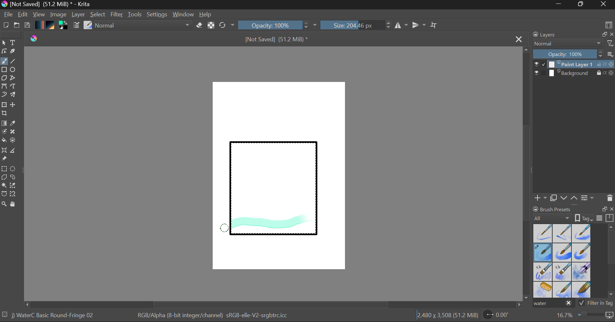 Image resolution: width=615 pixels, height=322 pixels. What do you see at coordinates (76, 26) in the screenshot?
I see `Brush Settings` at bounding box center [76, 26].